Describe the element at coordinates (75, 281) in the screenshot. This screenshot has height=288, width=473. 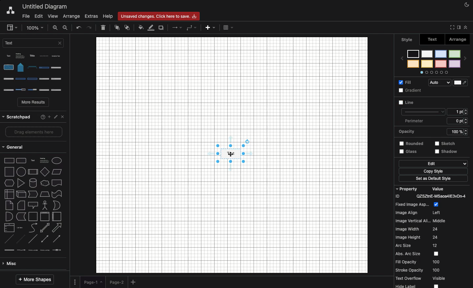
I see `Options` at that location.